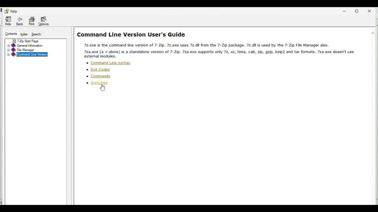 Image resolution: width=378 pixels, height=212 pixels. What do you see at coordinates (360, 11) in the screenshot?
I see `Restore` at bounding box center [360, 11].